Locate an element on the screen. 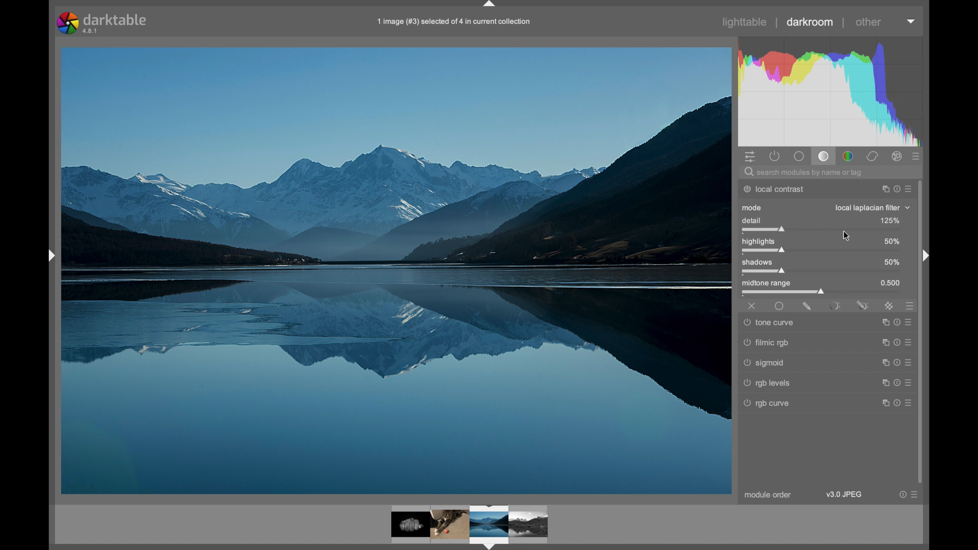  rgb curve is located at coordinates (768, 404).